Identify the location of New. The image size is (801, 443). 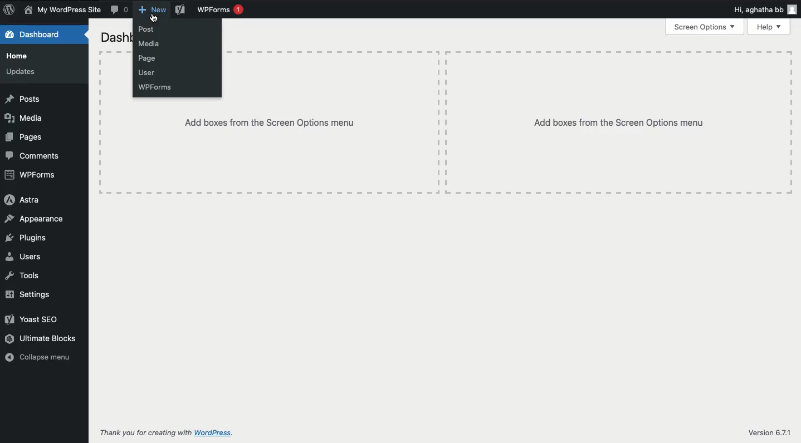
(153, 10).